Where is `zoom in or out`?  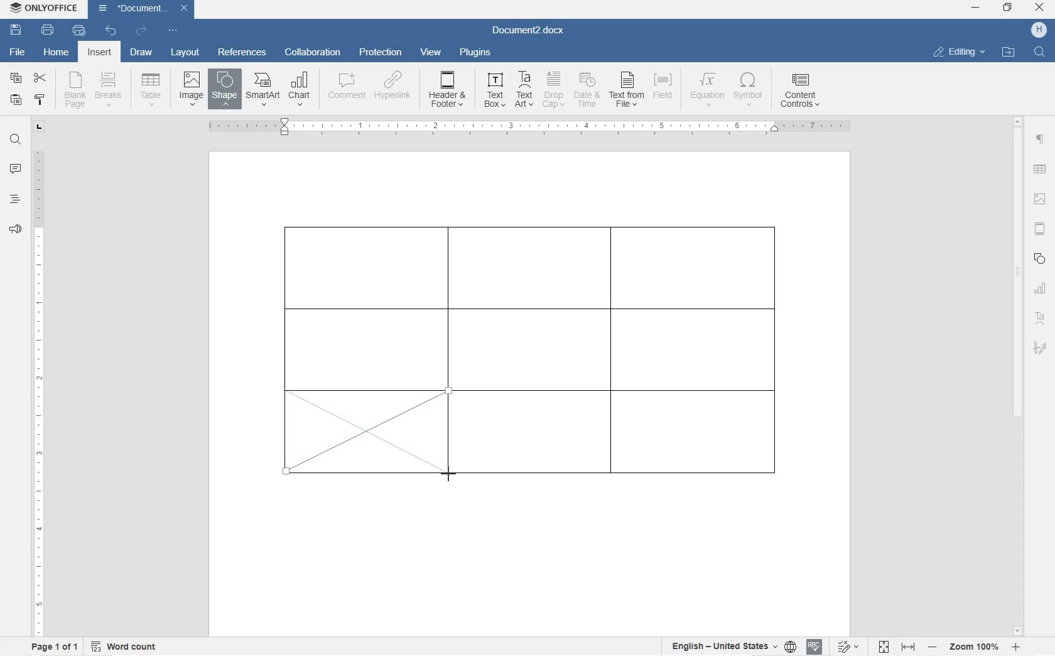
zoom in or out is located at coordinates (975, 647).